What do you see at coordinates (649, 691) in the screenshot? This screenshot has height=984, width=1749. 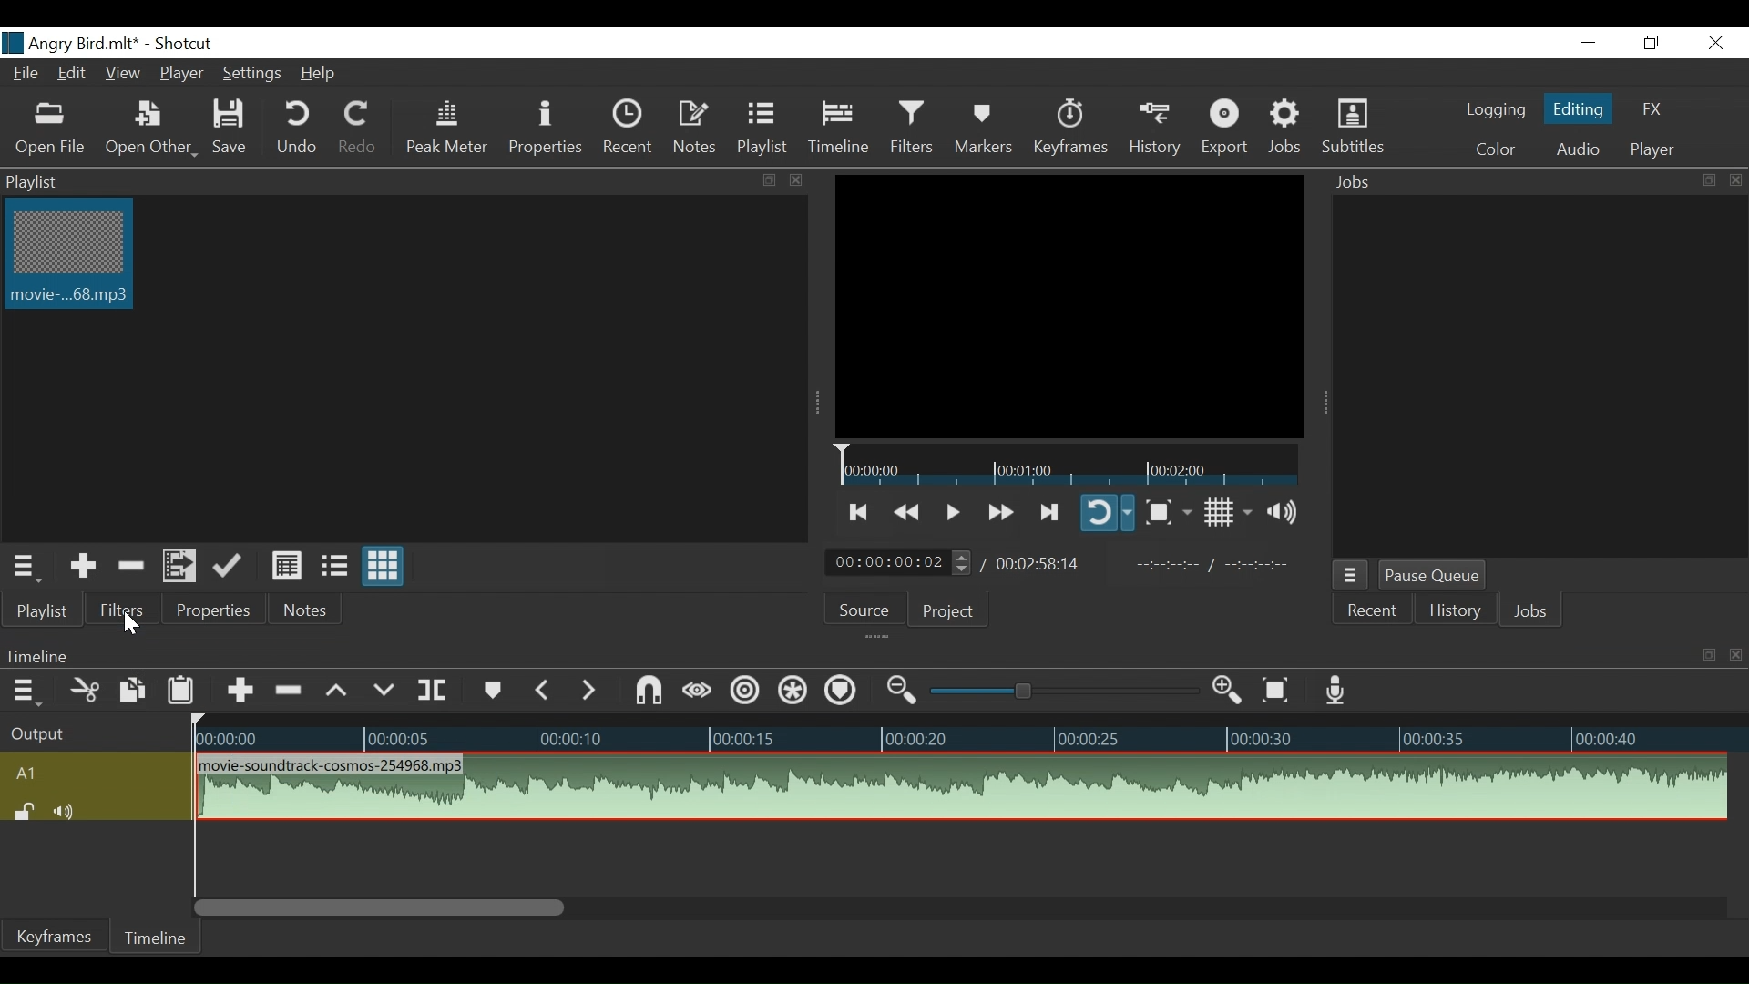 I see `Snap` at bounding box center [649, 691].